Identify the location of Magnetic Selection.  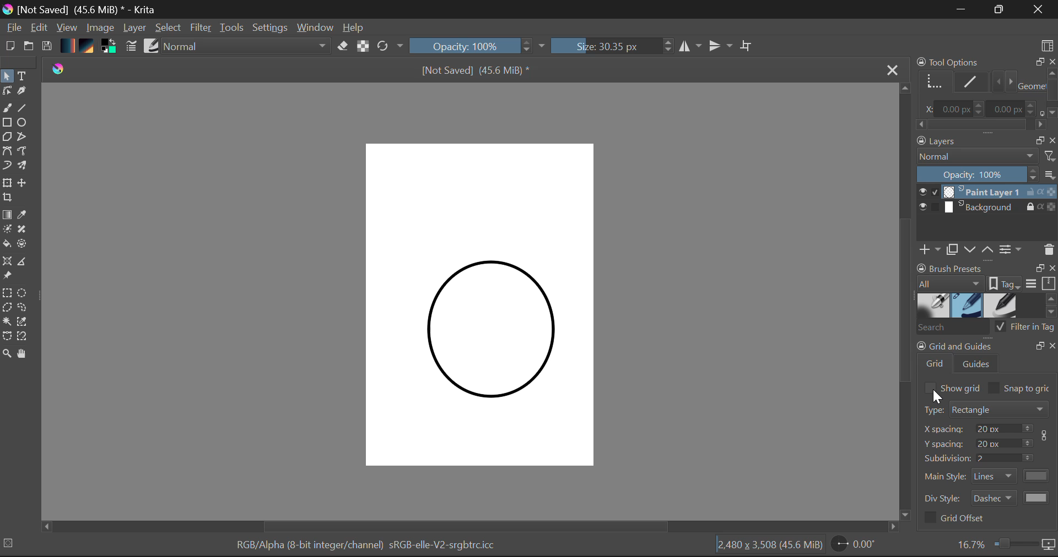
(21, 336).